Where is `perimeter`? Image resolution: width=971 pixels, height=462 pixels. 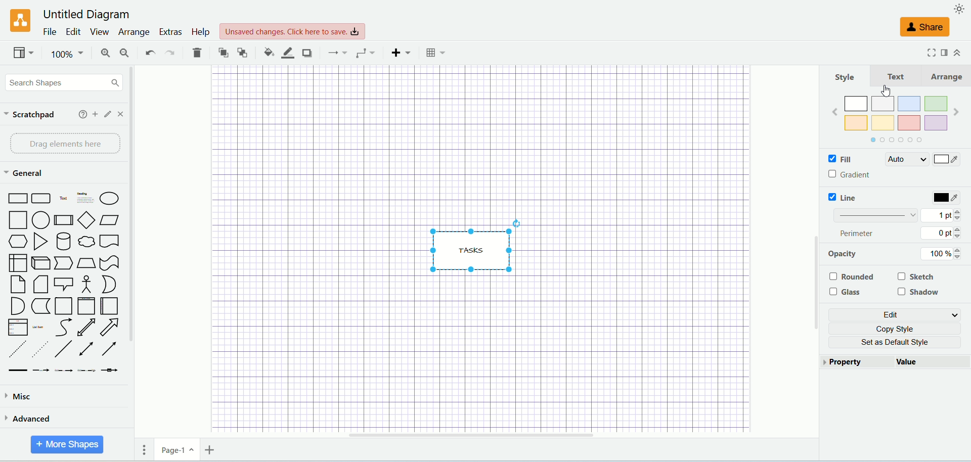
perimeter is located at coordinates (859, 234).